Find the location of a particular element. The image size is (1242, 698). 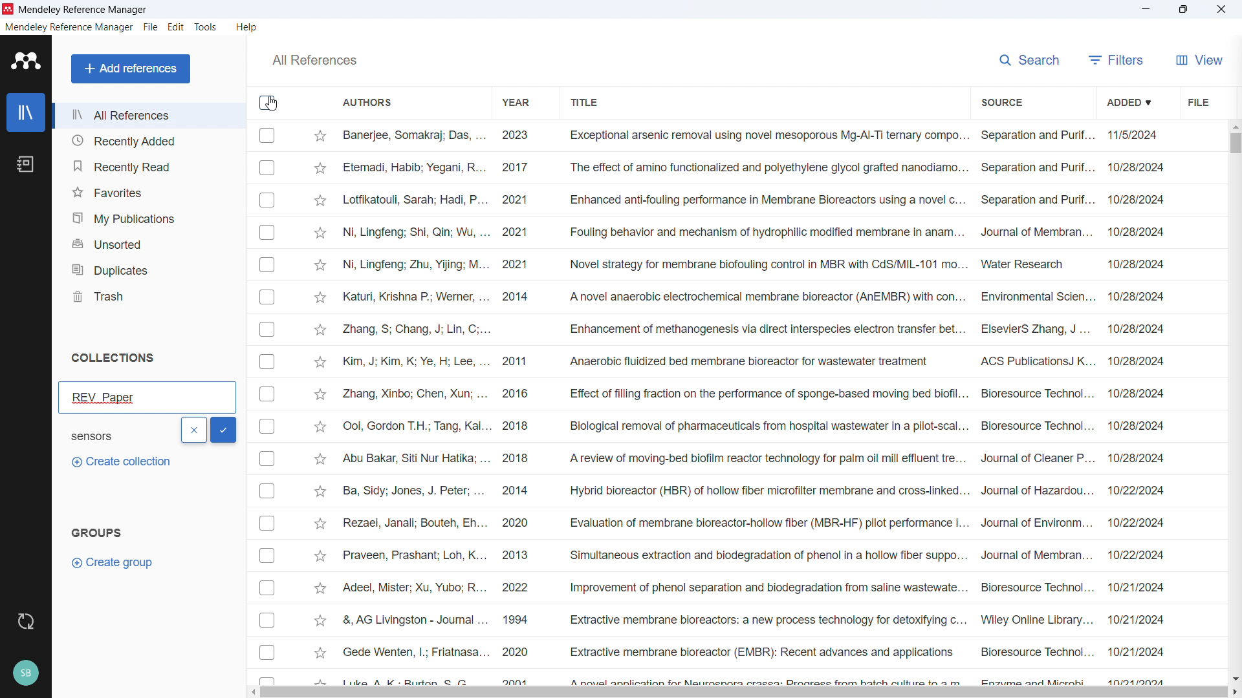

File  is located at coordinates (151, 26).